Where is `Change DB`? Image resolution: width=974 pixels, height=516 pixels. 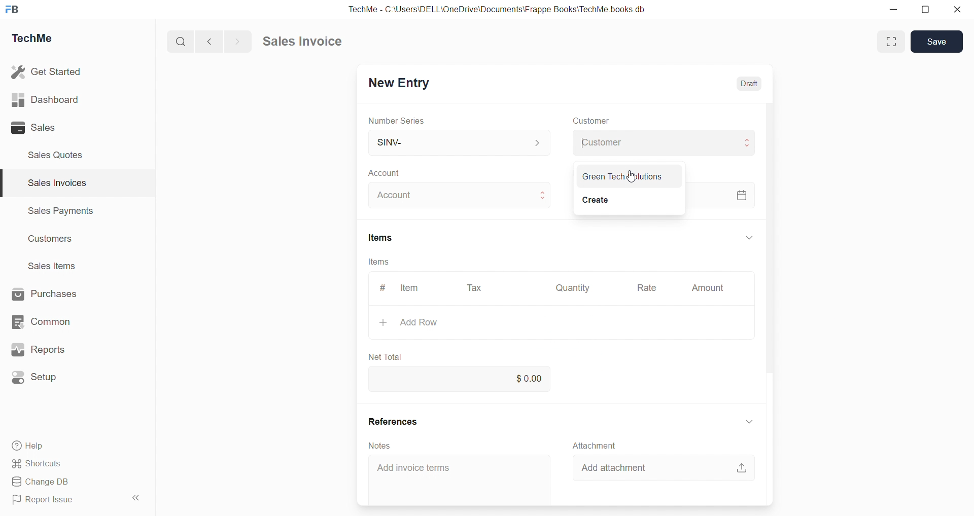 Change DB is located at coordinates (45, 482).